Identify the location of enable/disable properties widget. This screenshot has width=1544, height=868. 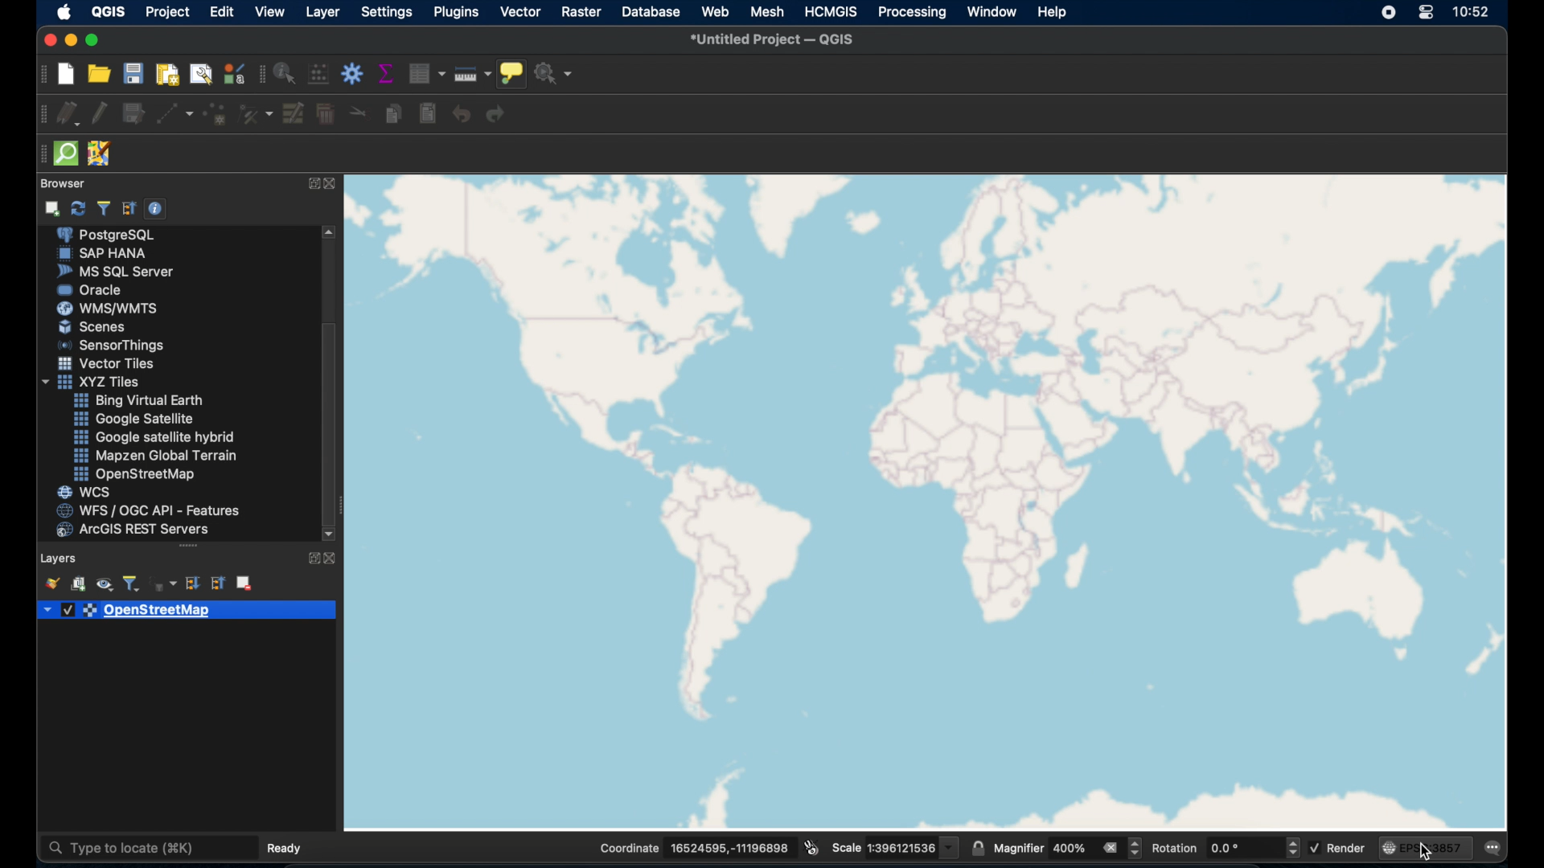
(158, 209).